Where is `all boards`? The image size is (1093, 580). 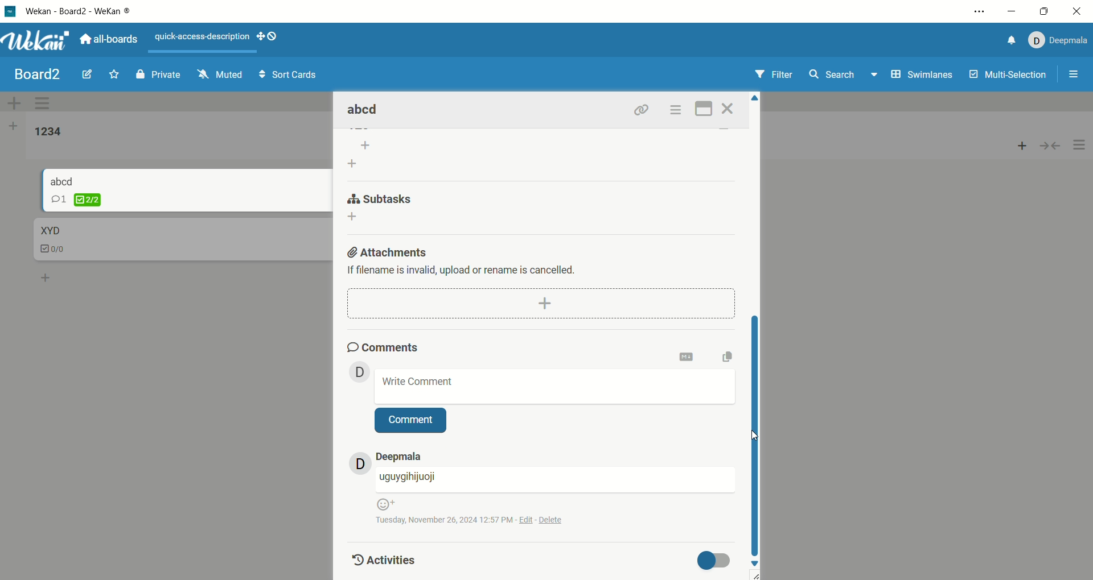 all boards is located at coordinates (109, 38).